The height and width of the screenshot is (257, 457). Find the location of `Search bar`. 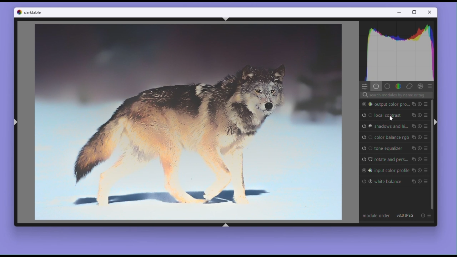

Search bar is located at coordinates (397, 95).